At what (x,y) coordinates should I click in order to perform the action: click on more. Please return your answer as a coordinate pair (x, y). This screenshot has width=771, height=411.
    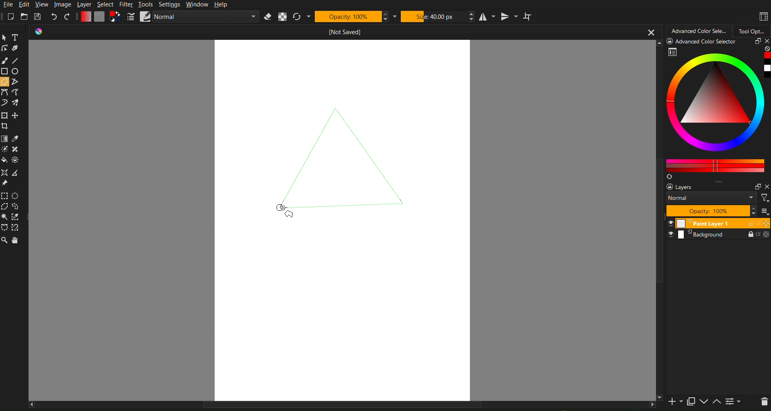
    Looking at the image, I should click on (764, 211).